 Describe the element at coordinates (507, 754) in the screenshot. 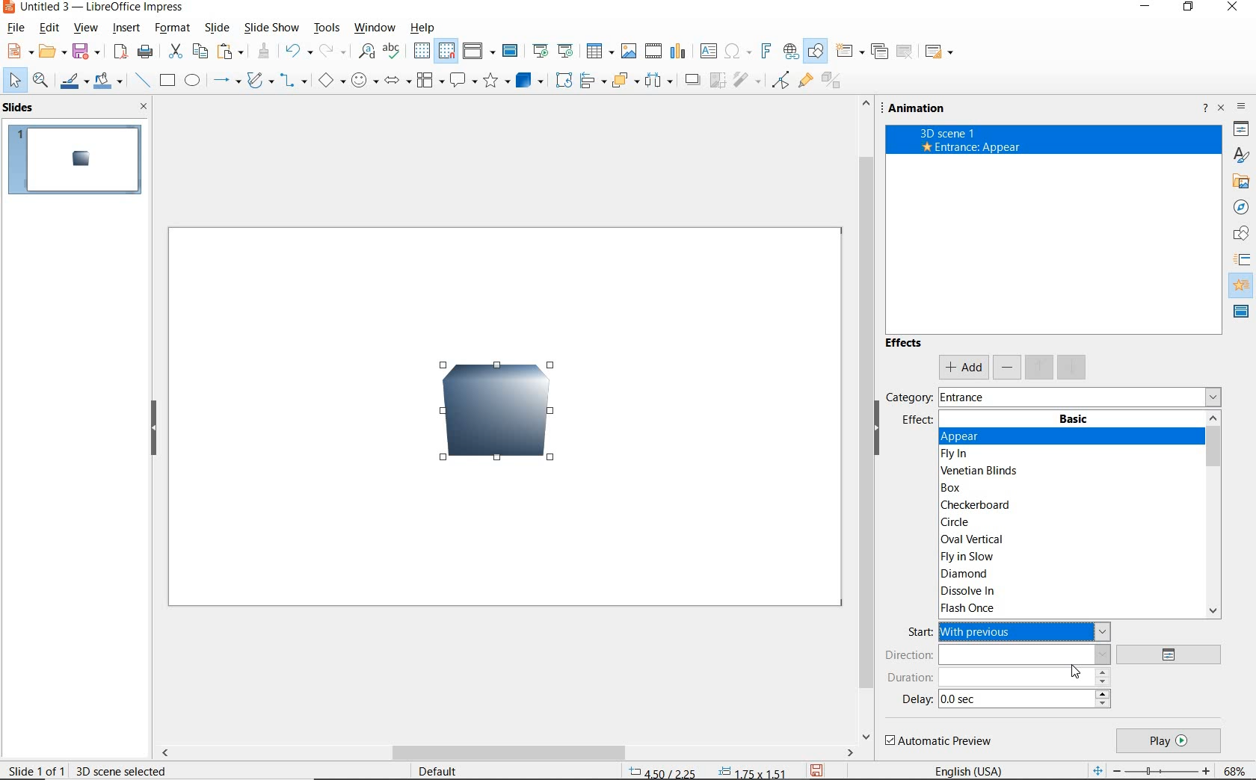

I see `scrollbar` at that location.